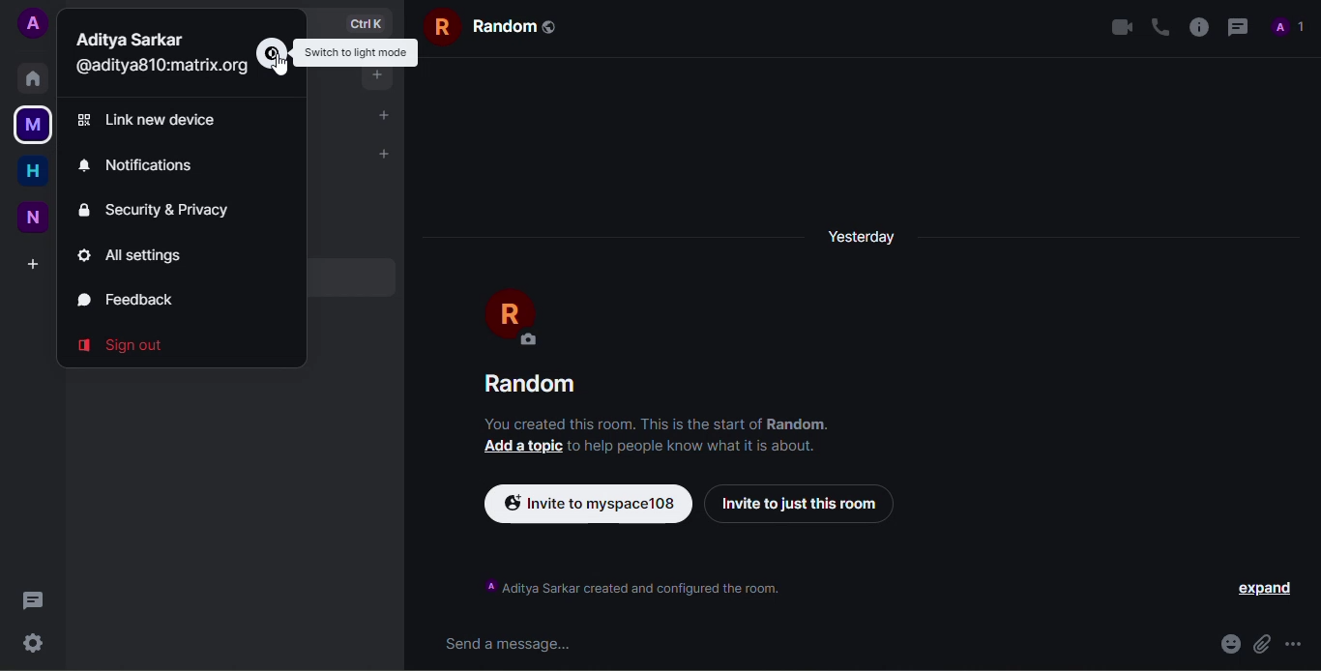 The height and width of the screenshot is (671, 1321). Describe the element at coordinates (138, 167) in the screenshot. I see `notifications` at that location.